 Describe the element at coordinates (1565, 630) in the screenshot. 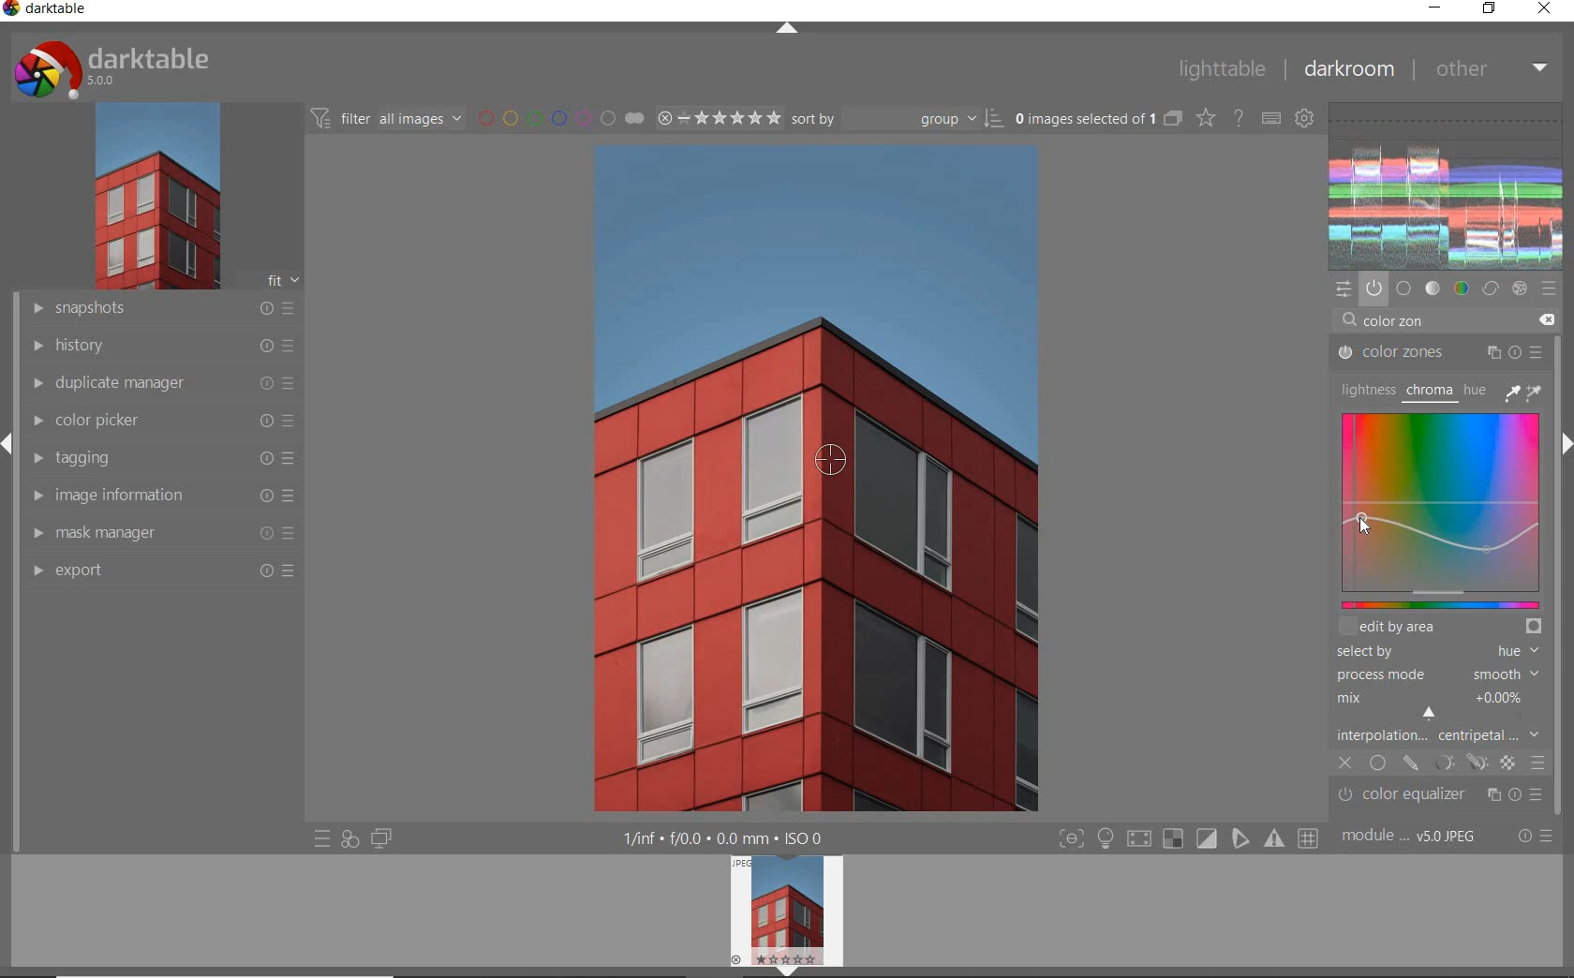

I see `scrollbar` at that location.